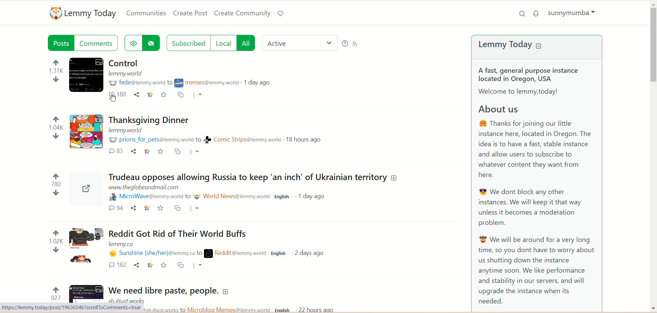  I want to click on Expand the post with the image details, so click(86, 74).